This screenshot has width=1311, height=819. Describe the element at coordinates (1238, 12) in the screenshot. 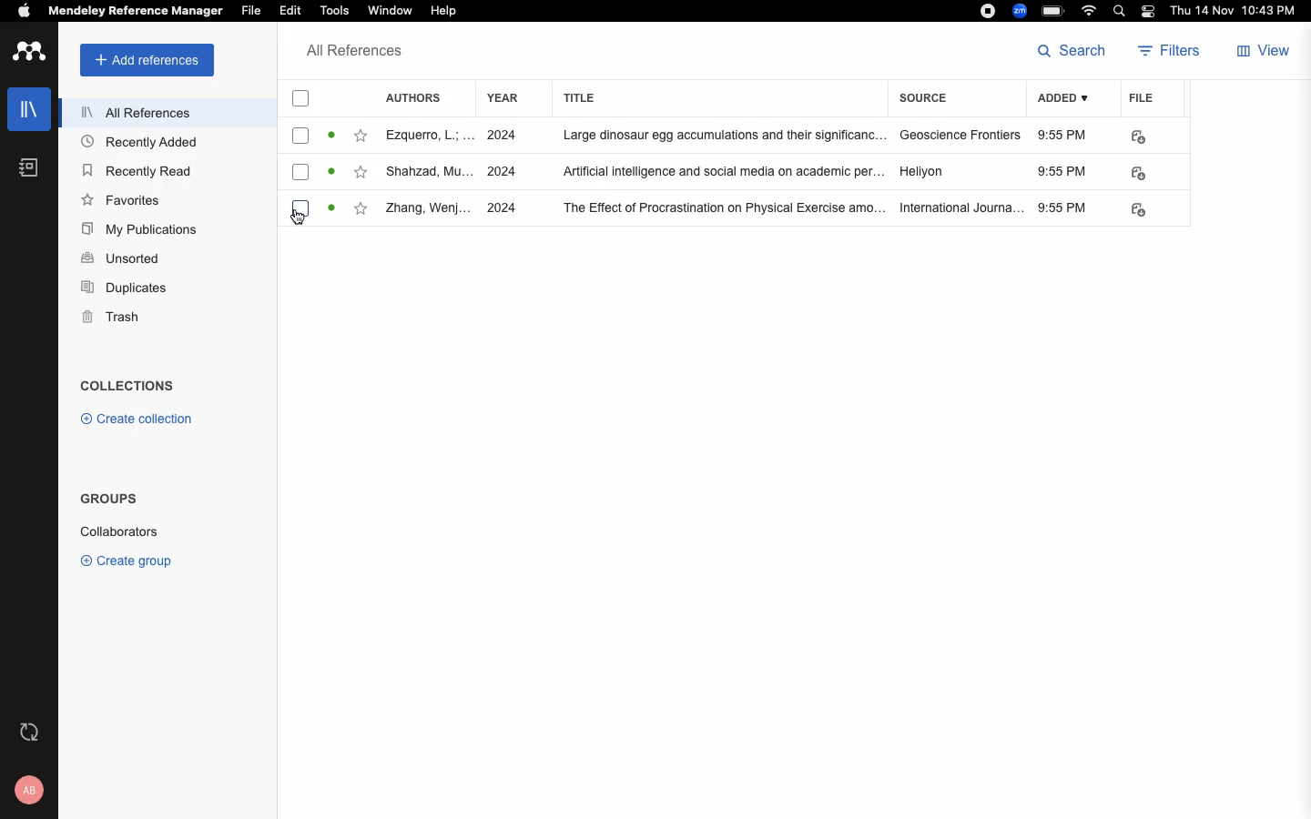

I see `Date/time` at that location.